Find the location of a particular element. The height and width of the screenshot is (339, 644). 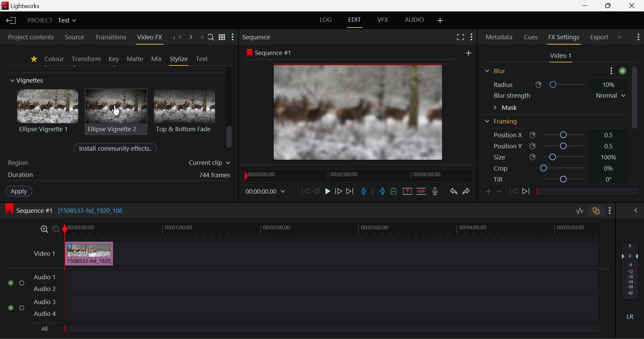

Mix is located at coordinates (156, 58).